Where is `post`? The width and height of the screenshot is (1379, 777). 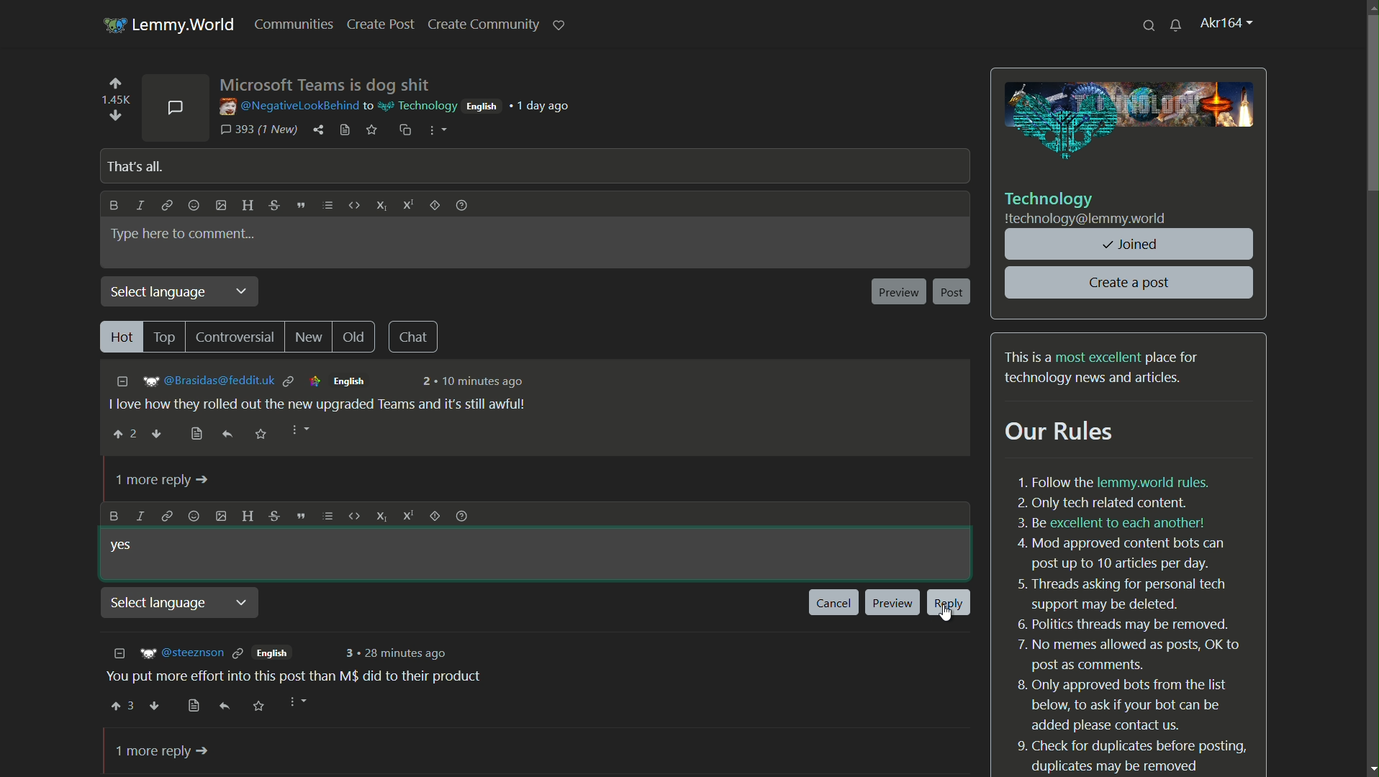 post is located at coordinates (953, 292).